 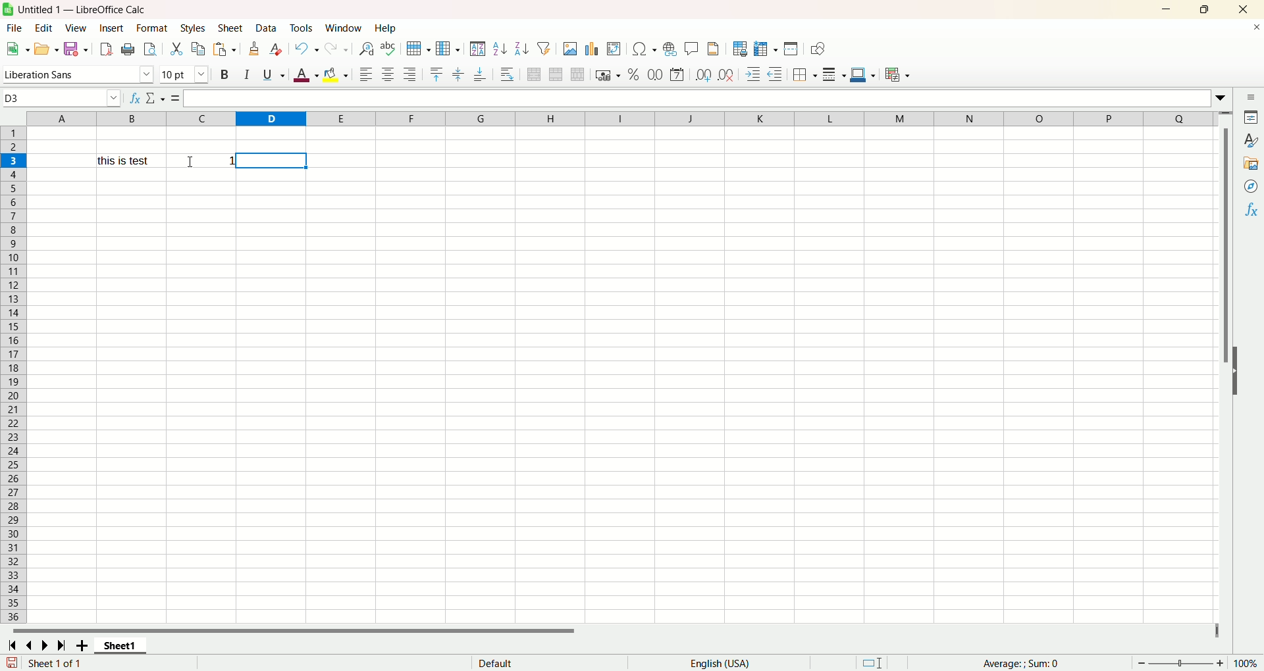 What do you see at coordinates (498, 49) in the screenshot?
I see `sort ascending` at bounding box center [498, 49].